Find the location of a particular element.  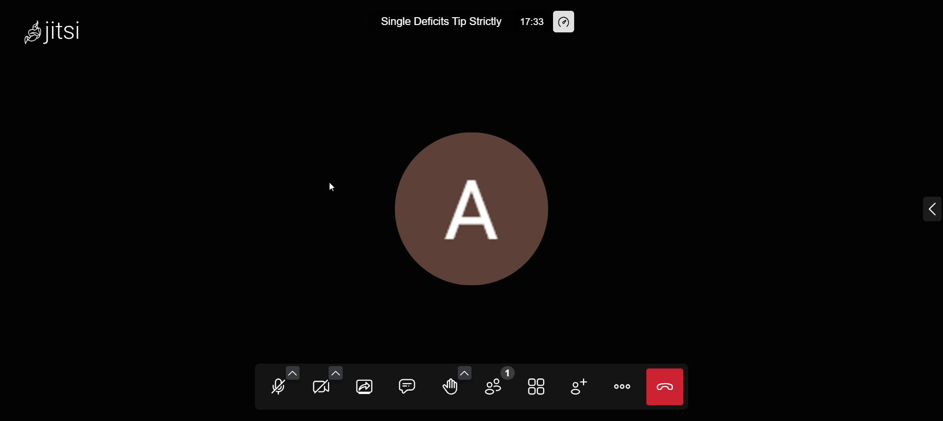

start screen sharing is located at coordinates (366, 386).